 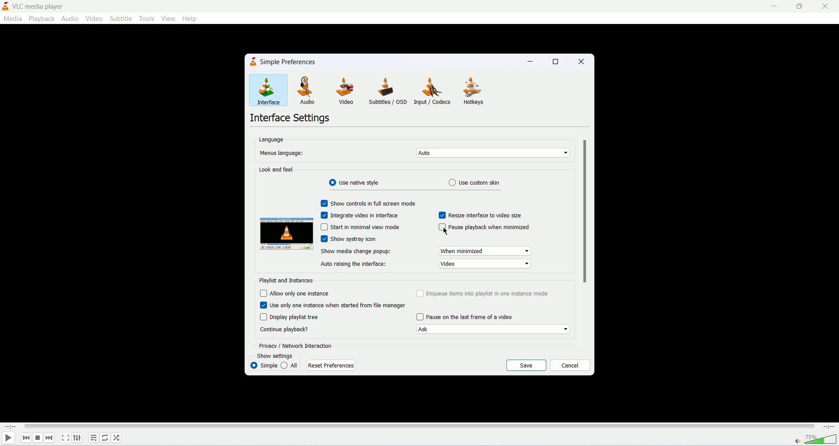 What do you see at coordinates (190, 19) in the screenshot?
I see `HELP` at bounding box center [190, 19].